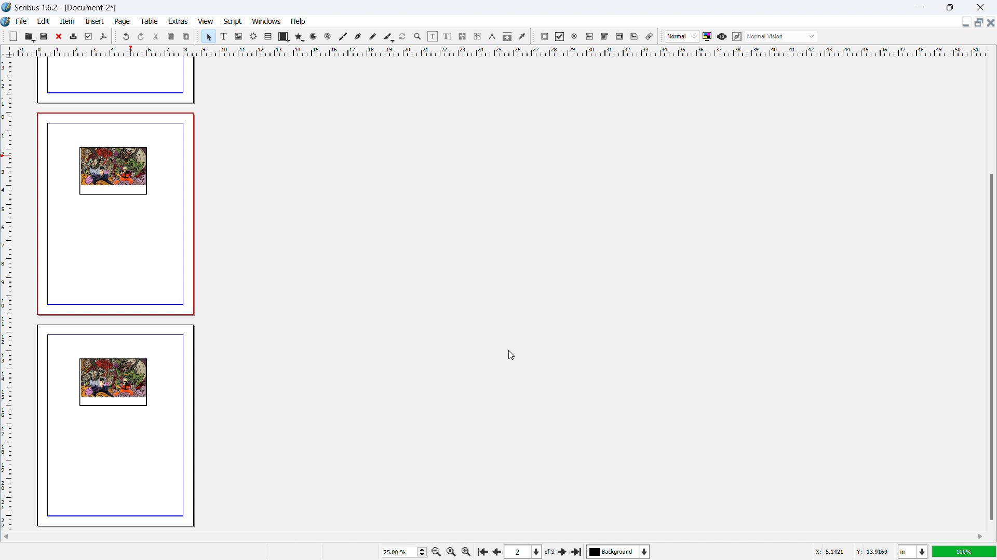 This screenshot has height=560, width=997. Describe the element at coordinates (233, 22) in the screenshot. I see `script` at that location.